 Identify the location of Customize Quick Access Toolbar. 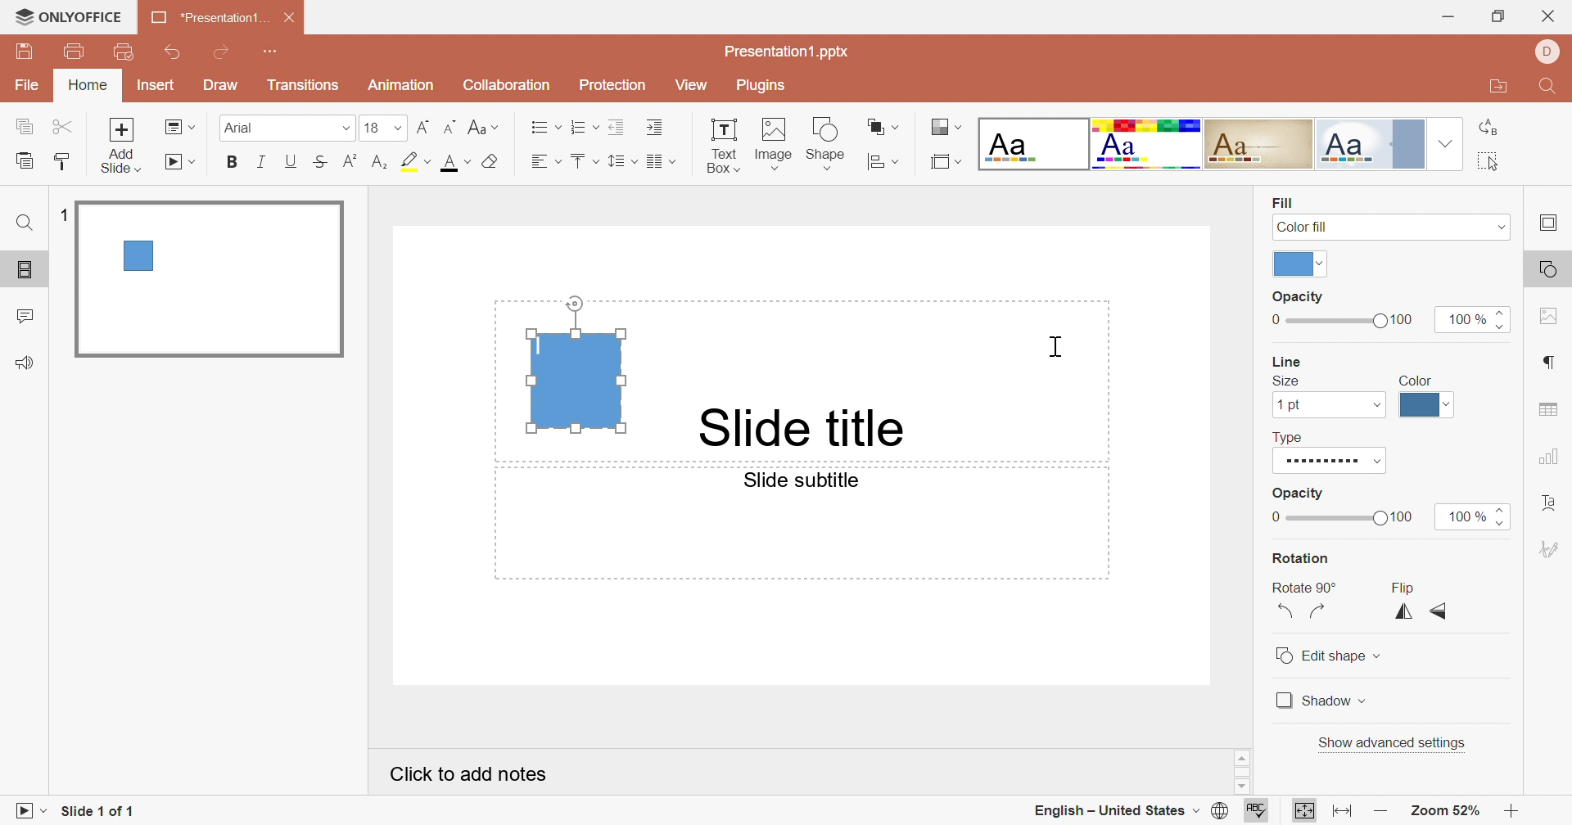
(125, 52).